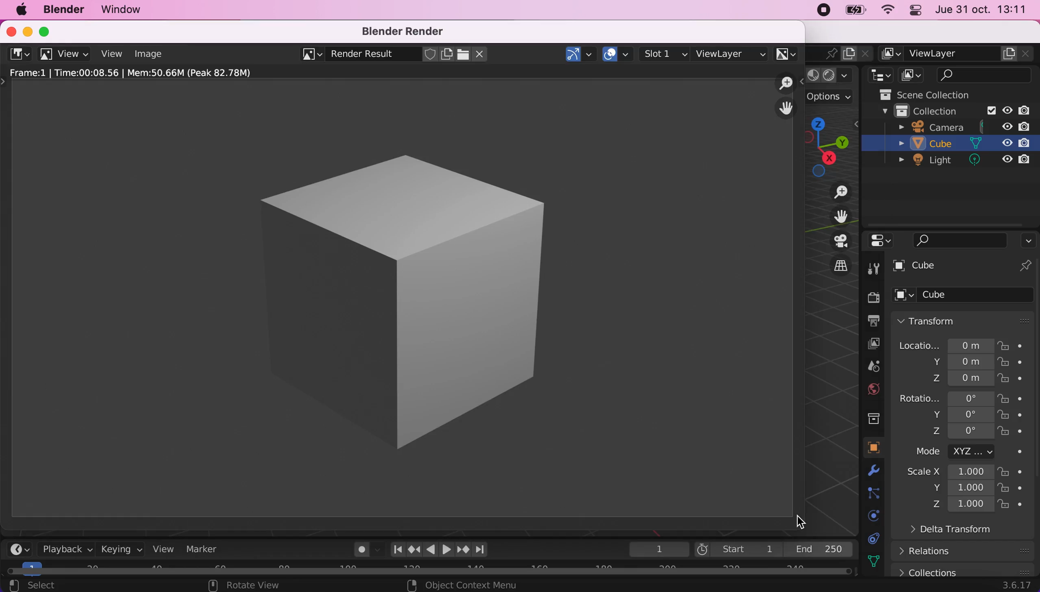  I want to click on Jump to previous keyframe, so click(413, 548).